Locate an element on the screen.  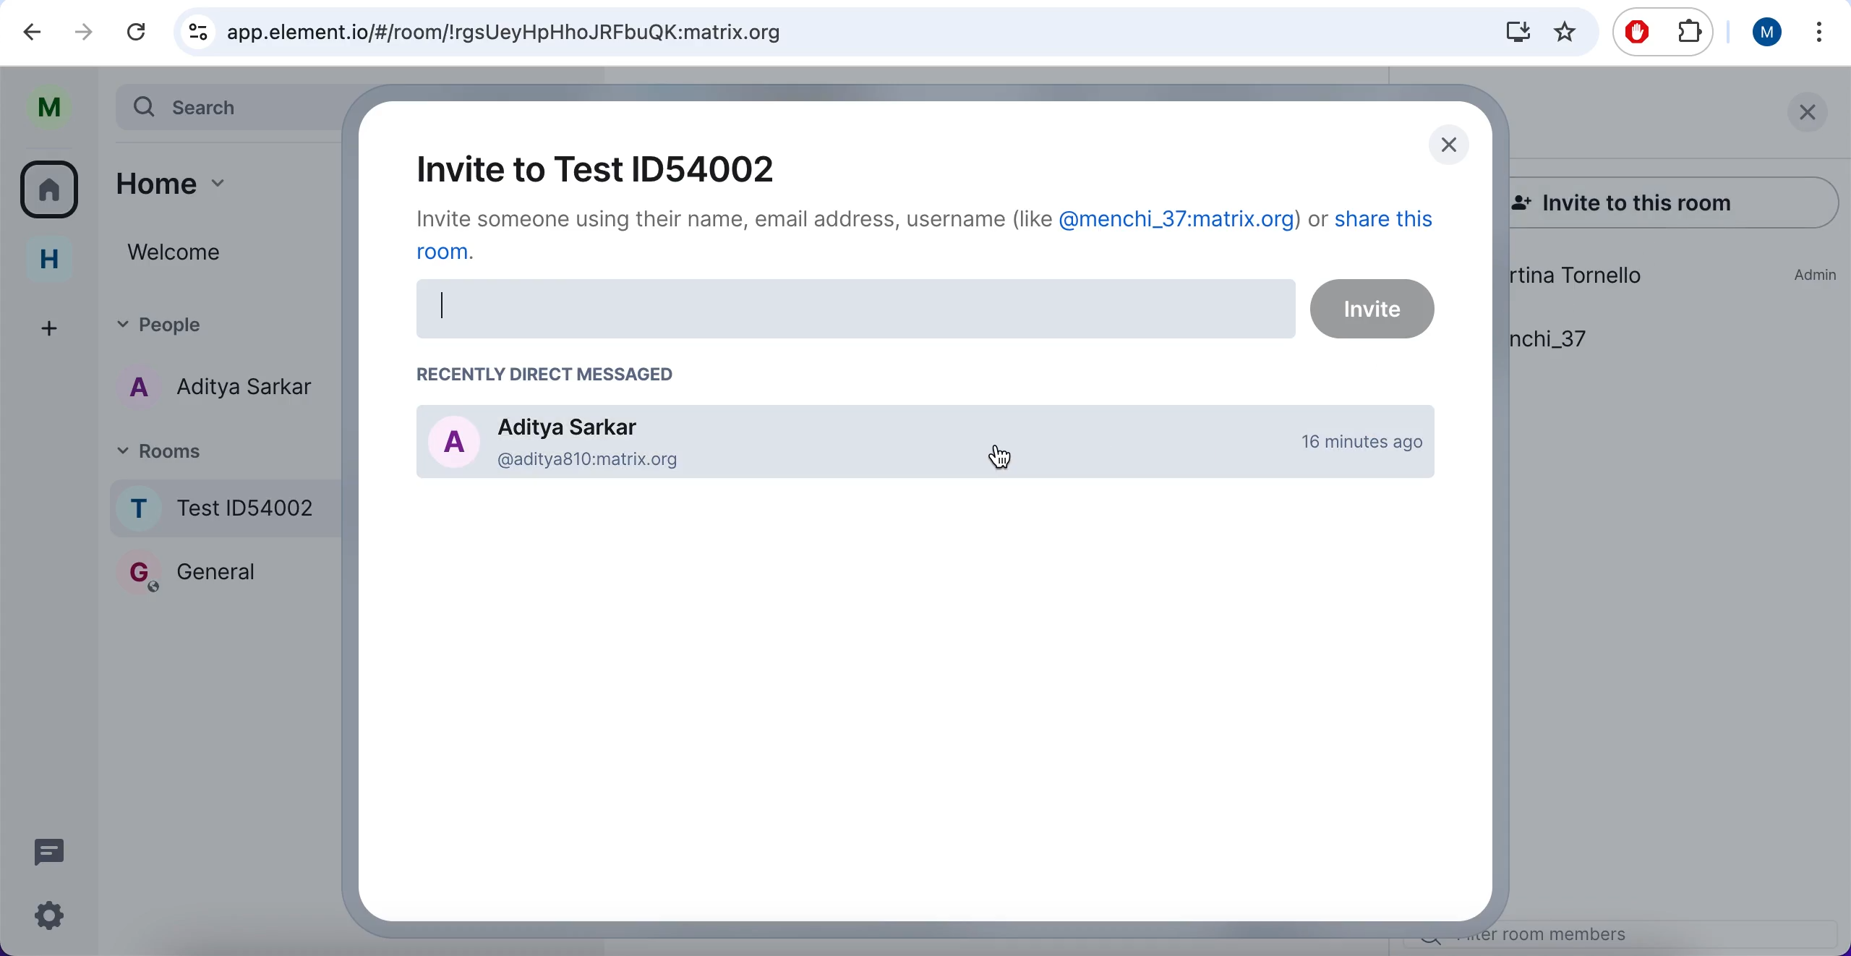
rooms is located at coordinates (234, 576).